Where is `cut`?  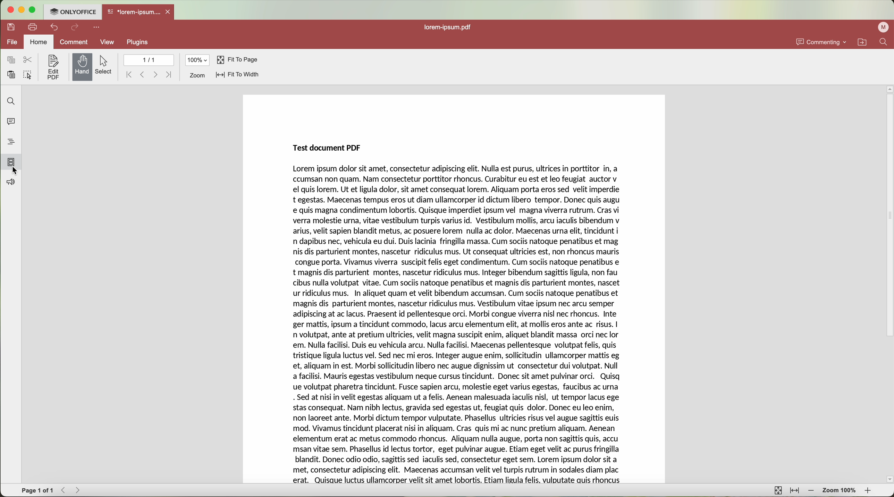
cut is located at coordinates (28, 60).